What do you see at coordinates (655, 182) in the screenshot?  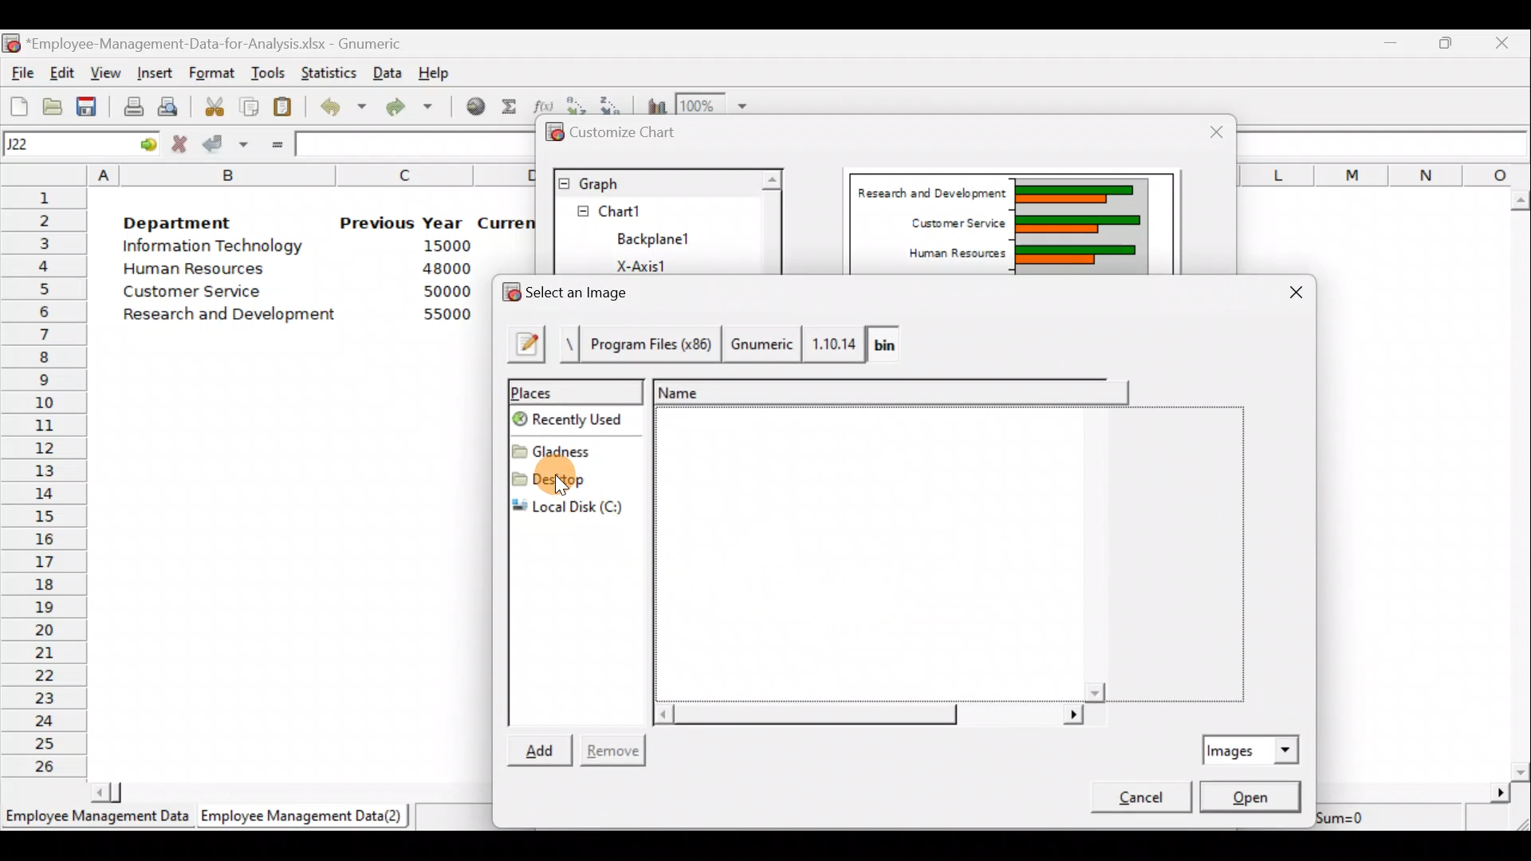 I see `Graph` at bounding box center [655, 182].